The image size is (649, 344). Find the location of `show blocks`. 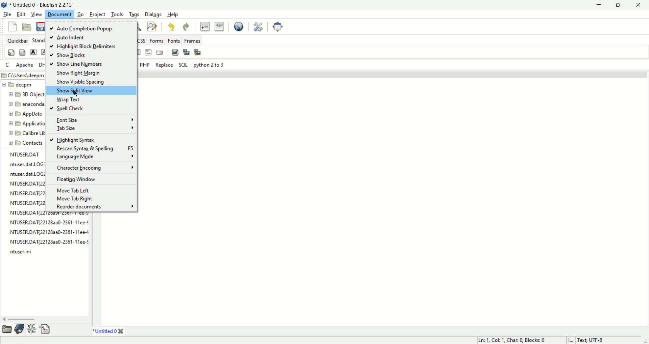

show blocks is located at coordinates (87, 56).